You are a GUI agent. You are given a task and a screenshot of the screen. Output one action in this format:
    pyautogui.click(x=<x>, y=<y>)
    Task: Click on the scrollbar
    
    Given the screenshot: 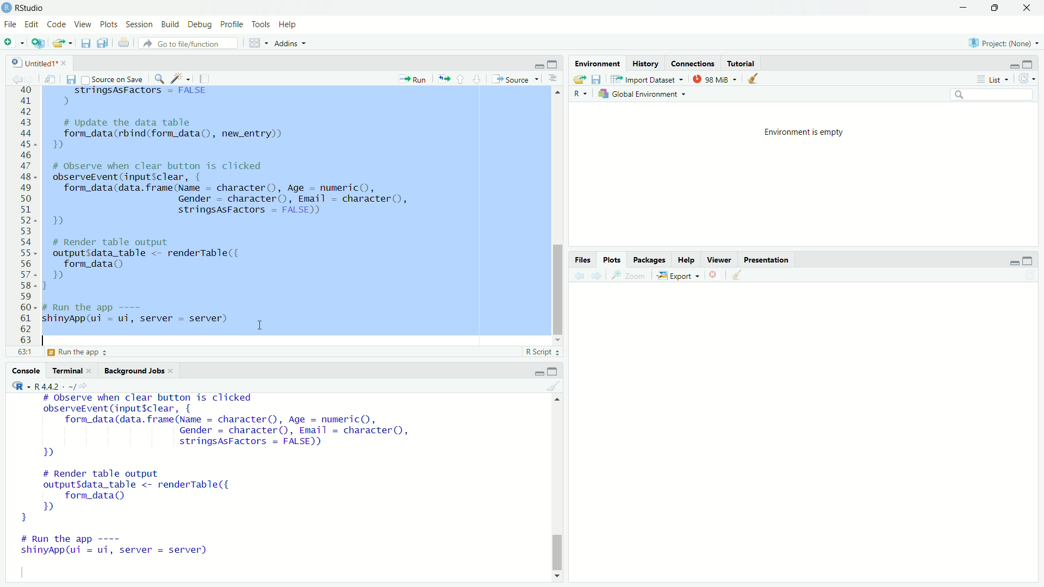 What is the action you would take?
    pyautogui.click(x=558, y=219)
    